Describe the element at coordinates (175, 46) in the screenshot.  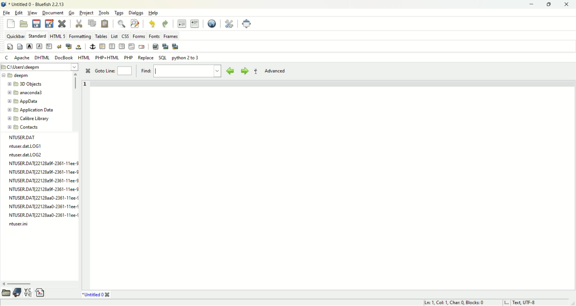
I see `multi thumbnail` at that location.